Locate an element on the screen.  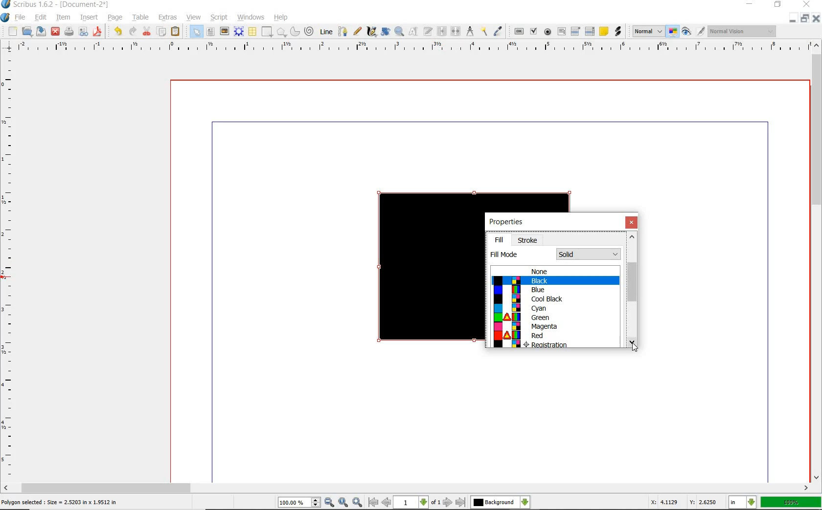
Black is located at coordinates (555, 280).